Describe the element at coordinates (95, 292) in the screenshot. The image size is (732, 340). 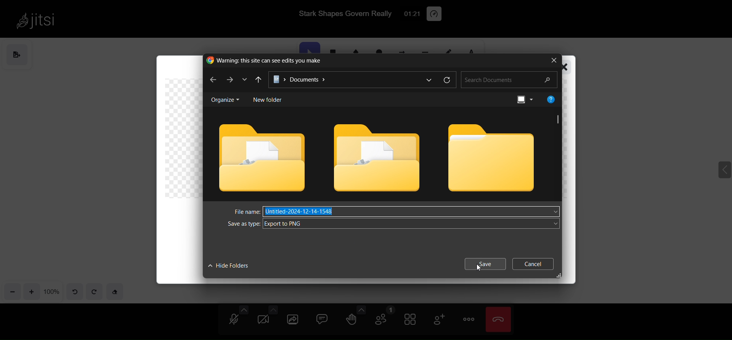
I see `redo` at that location.